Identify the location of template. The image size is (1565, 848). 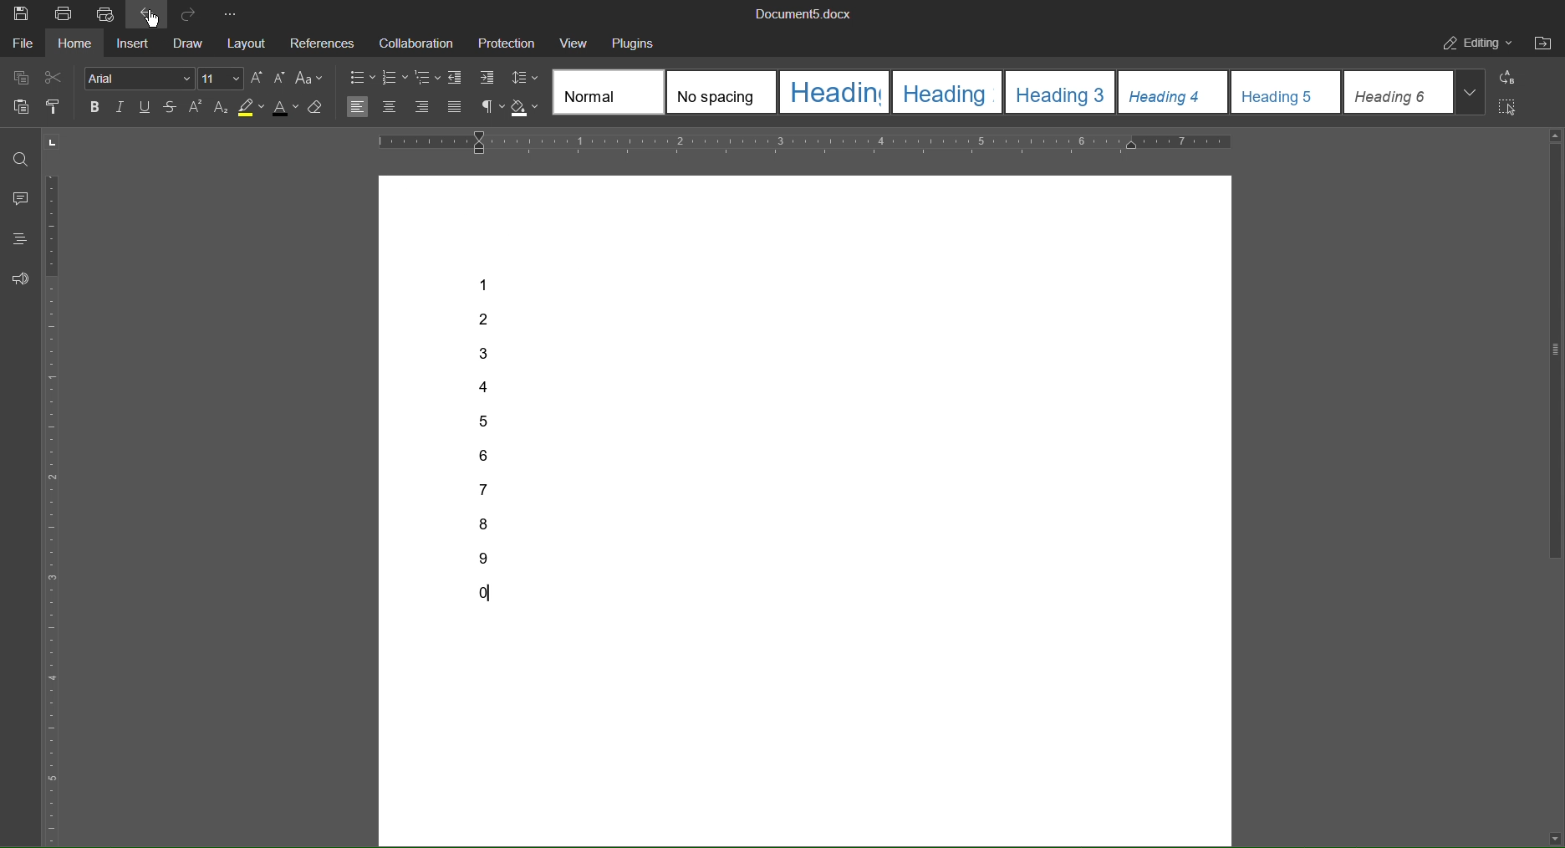
(721, 92).